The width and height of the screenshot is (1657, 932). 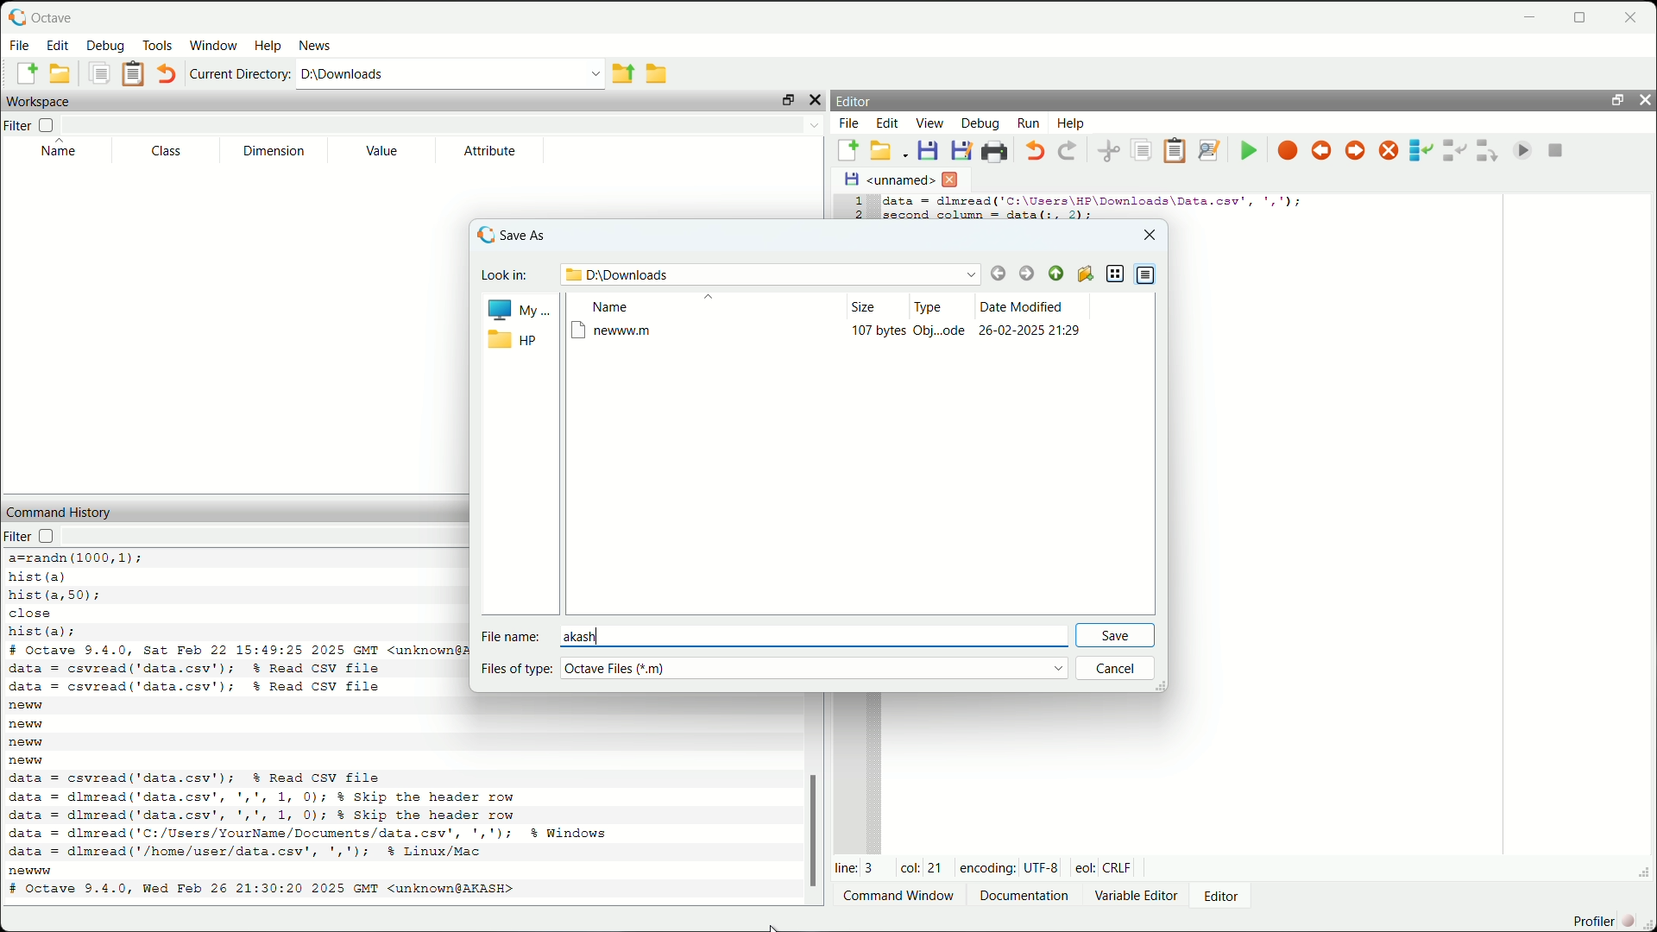 I want to click on detail view, so click(x=1148, y=275).